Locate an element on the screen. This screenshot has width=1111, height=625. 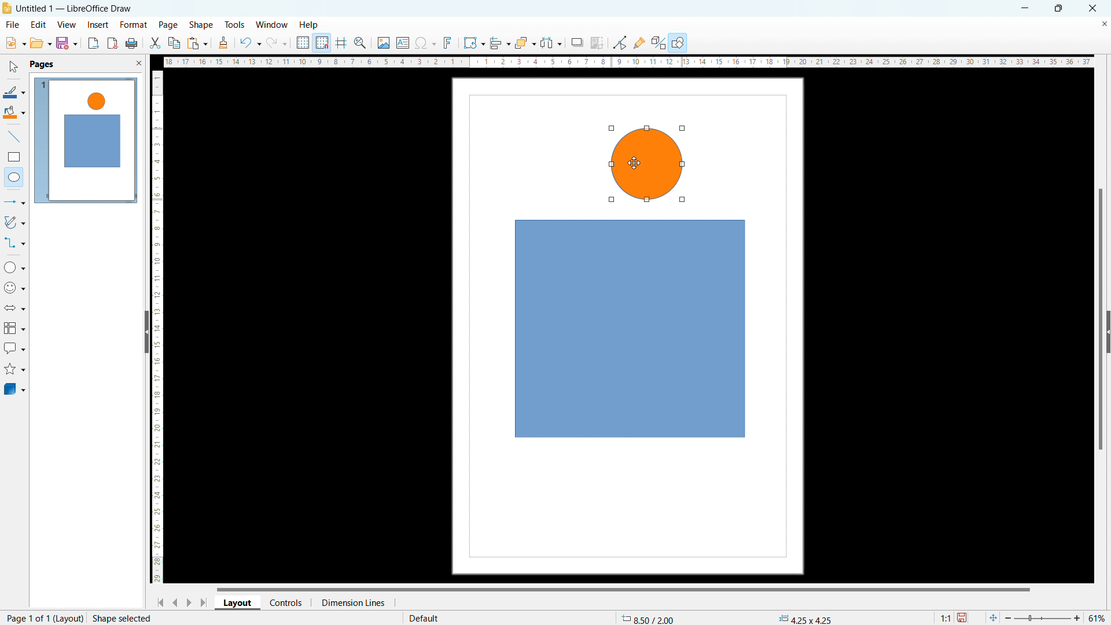
layout is located at coordinates (238, 603).